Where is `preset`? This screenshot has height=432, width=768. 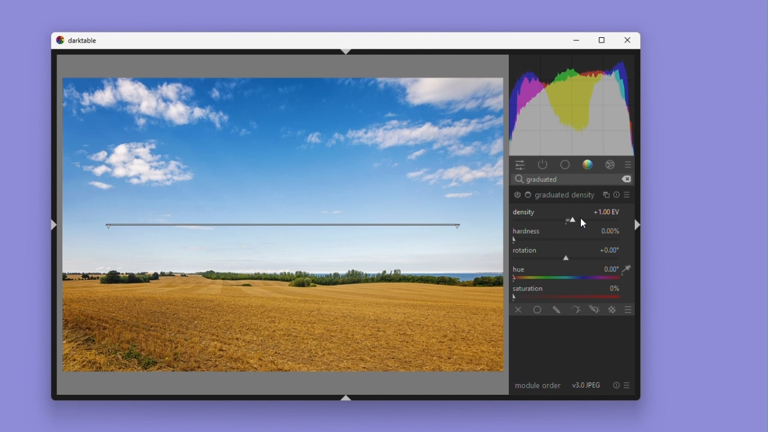 preset is located at coordinates (629, 194).